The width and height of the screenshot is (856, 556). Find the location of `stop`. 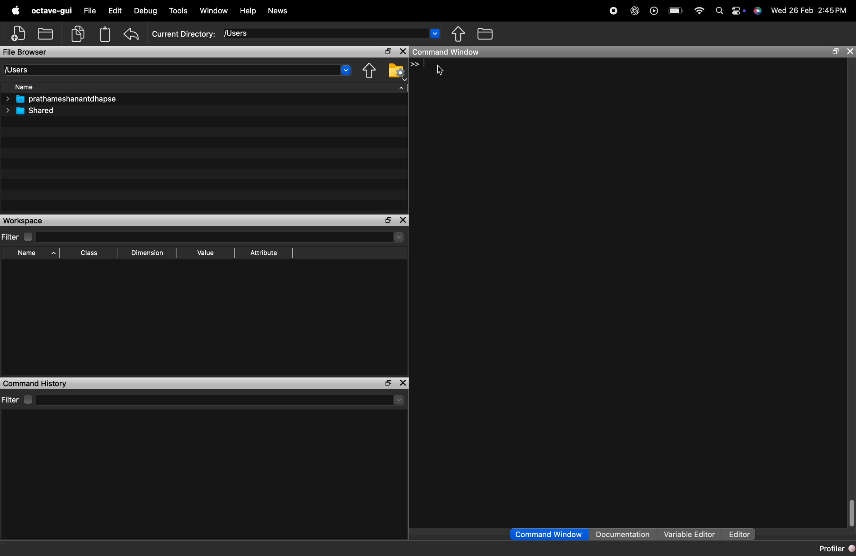

stop is located at coordinates (613, 9).